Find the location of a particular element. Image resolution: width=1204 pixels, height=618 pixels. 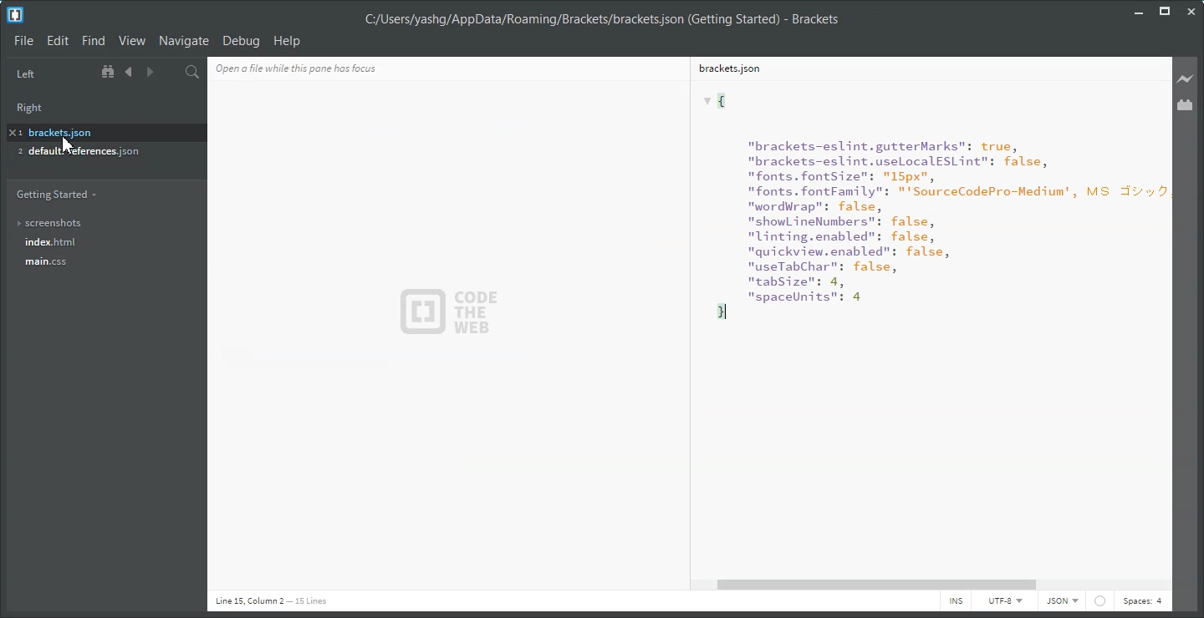

Navigate is located at coordinates (184, 40).